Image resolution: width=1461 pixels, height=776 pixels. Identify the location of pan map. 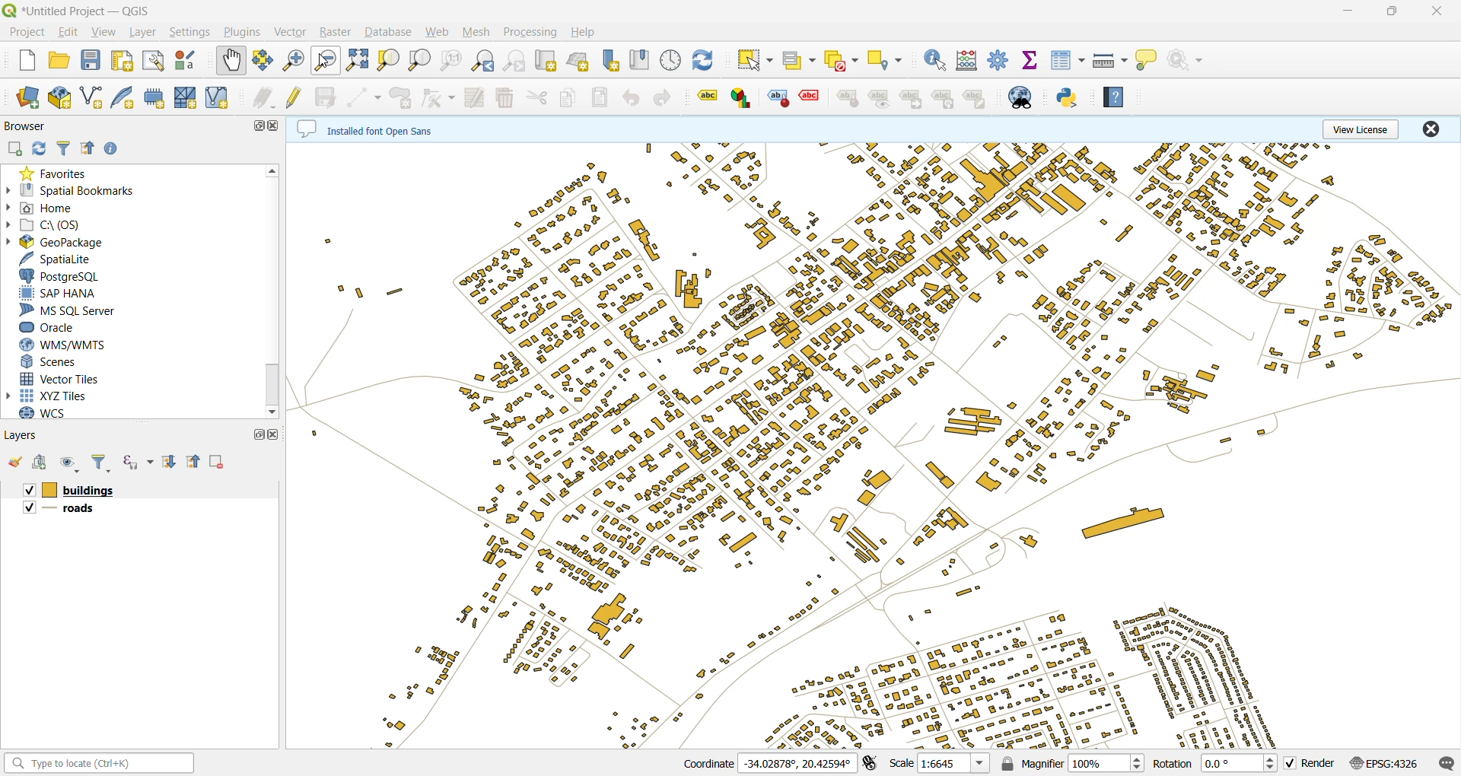
(231, 61).